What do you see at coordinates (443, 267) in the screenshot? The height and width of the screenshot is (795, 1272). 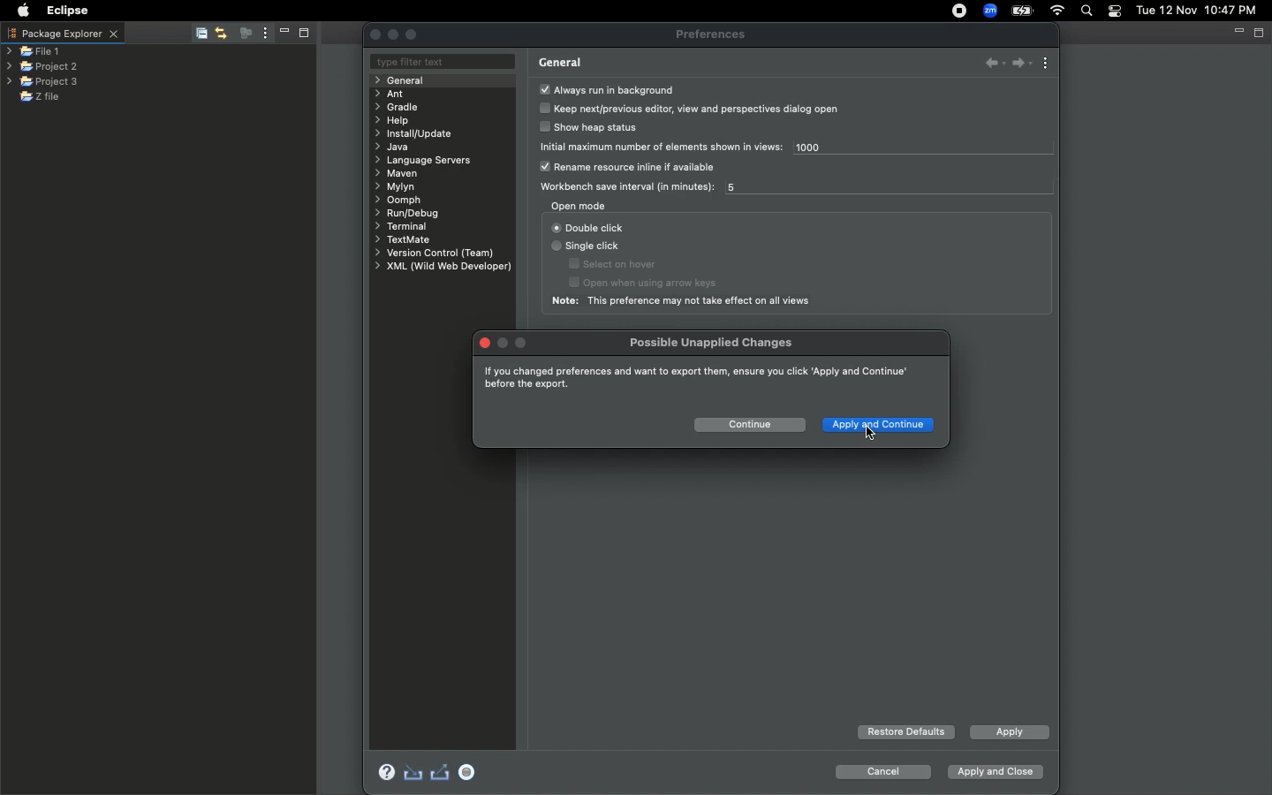 I see `XML` at bounding box center [443, 267].